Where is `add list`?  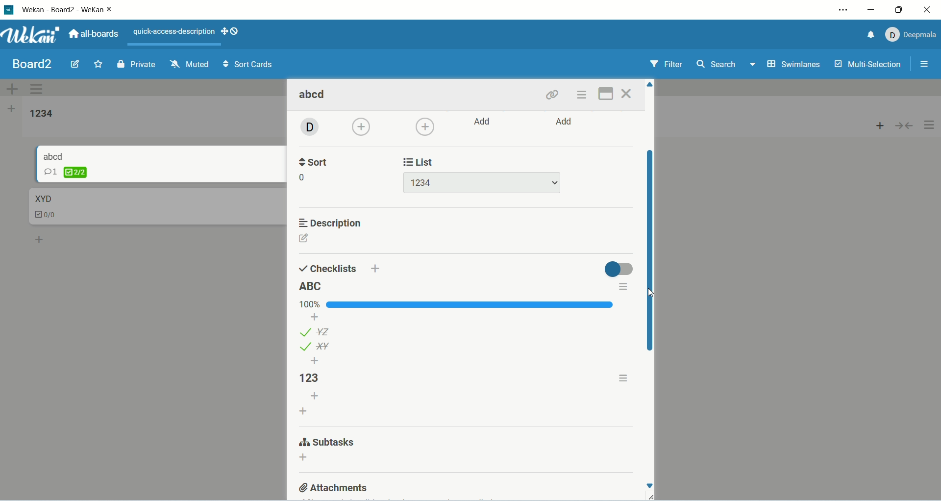 add list is located at coordinates (13, 109).